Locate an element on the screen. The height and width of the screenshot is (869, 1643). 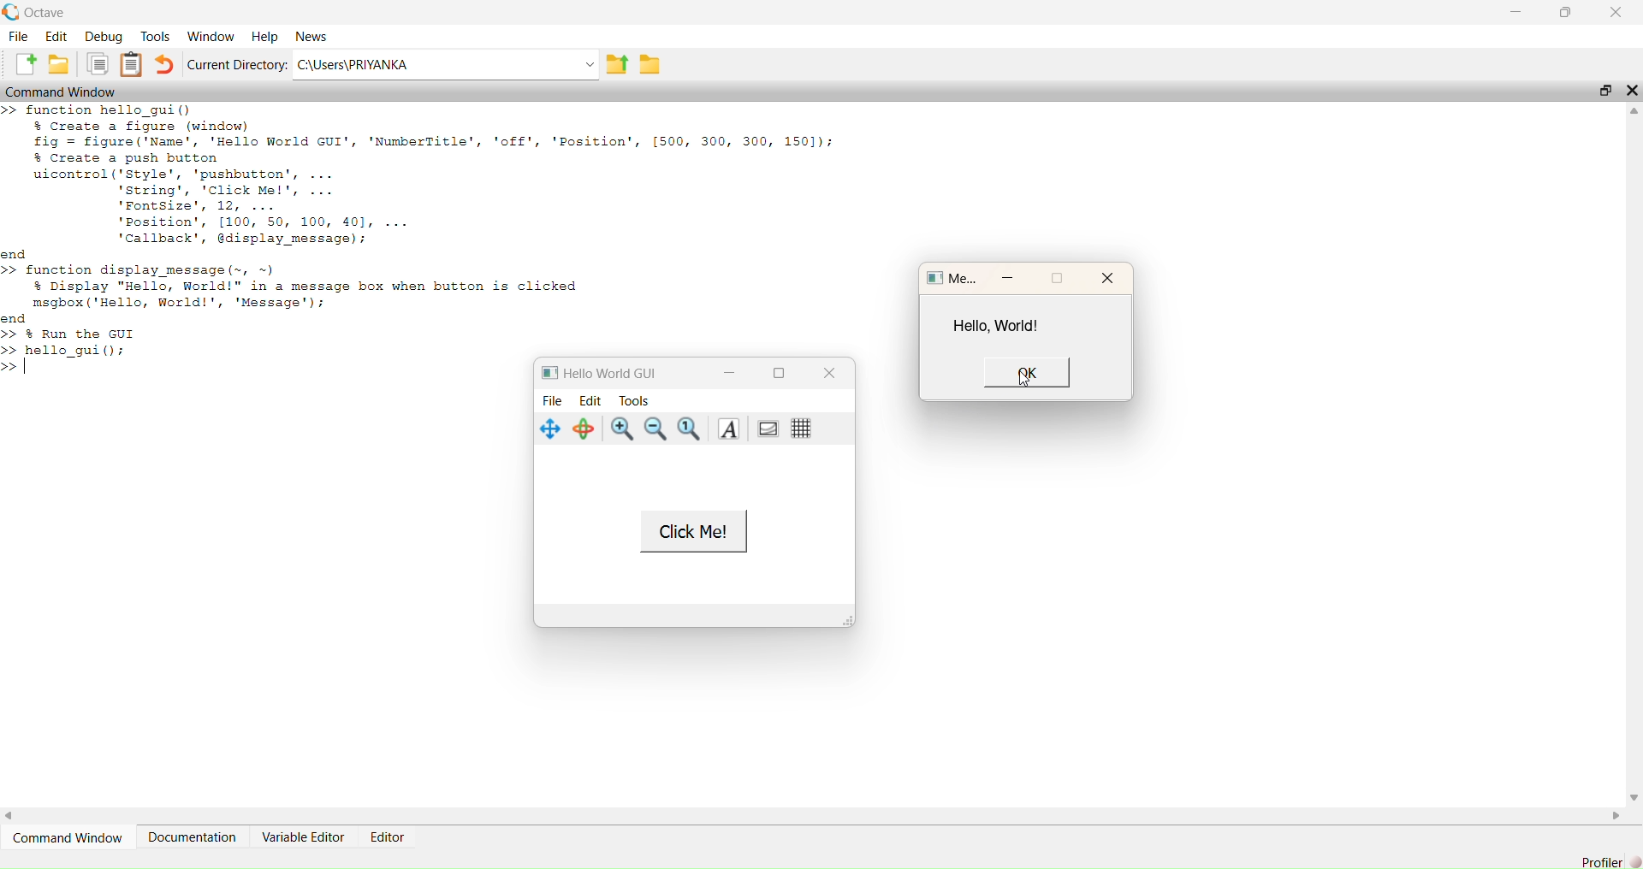
maximise is located at coordinates (1065, 278).